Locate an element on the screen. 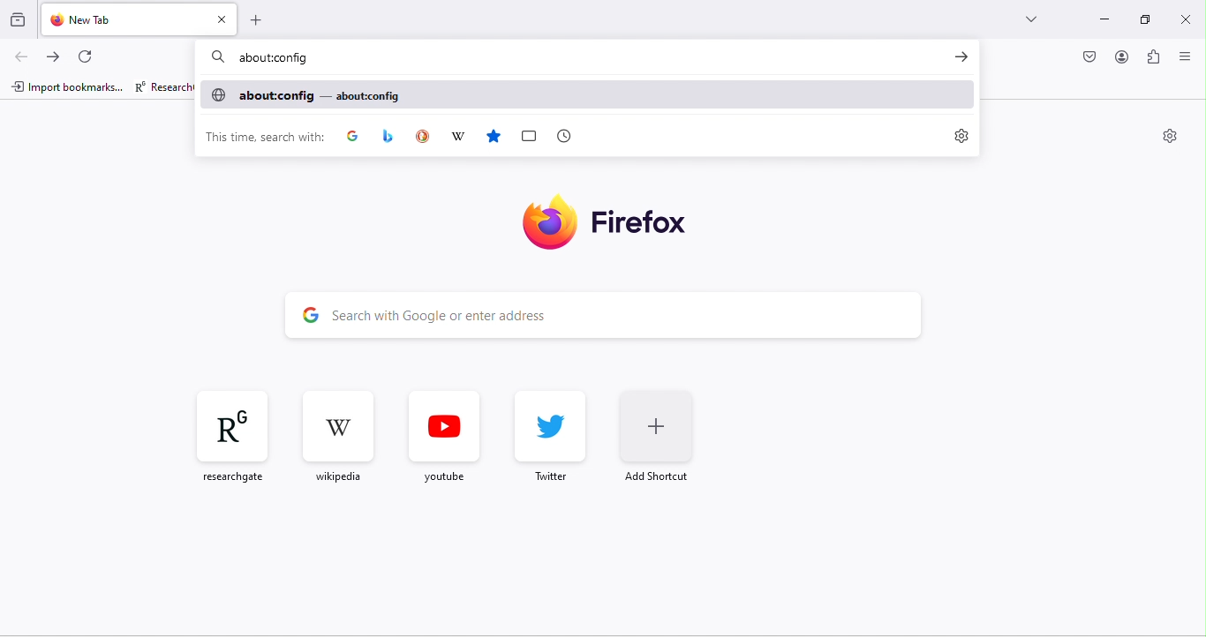 The image size is (1206, 637). maximize is located at coordinates (1144, 19).